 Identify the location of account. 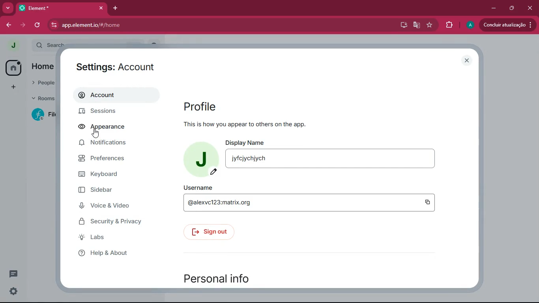
(113, 96).